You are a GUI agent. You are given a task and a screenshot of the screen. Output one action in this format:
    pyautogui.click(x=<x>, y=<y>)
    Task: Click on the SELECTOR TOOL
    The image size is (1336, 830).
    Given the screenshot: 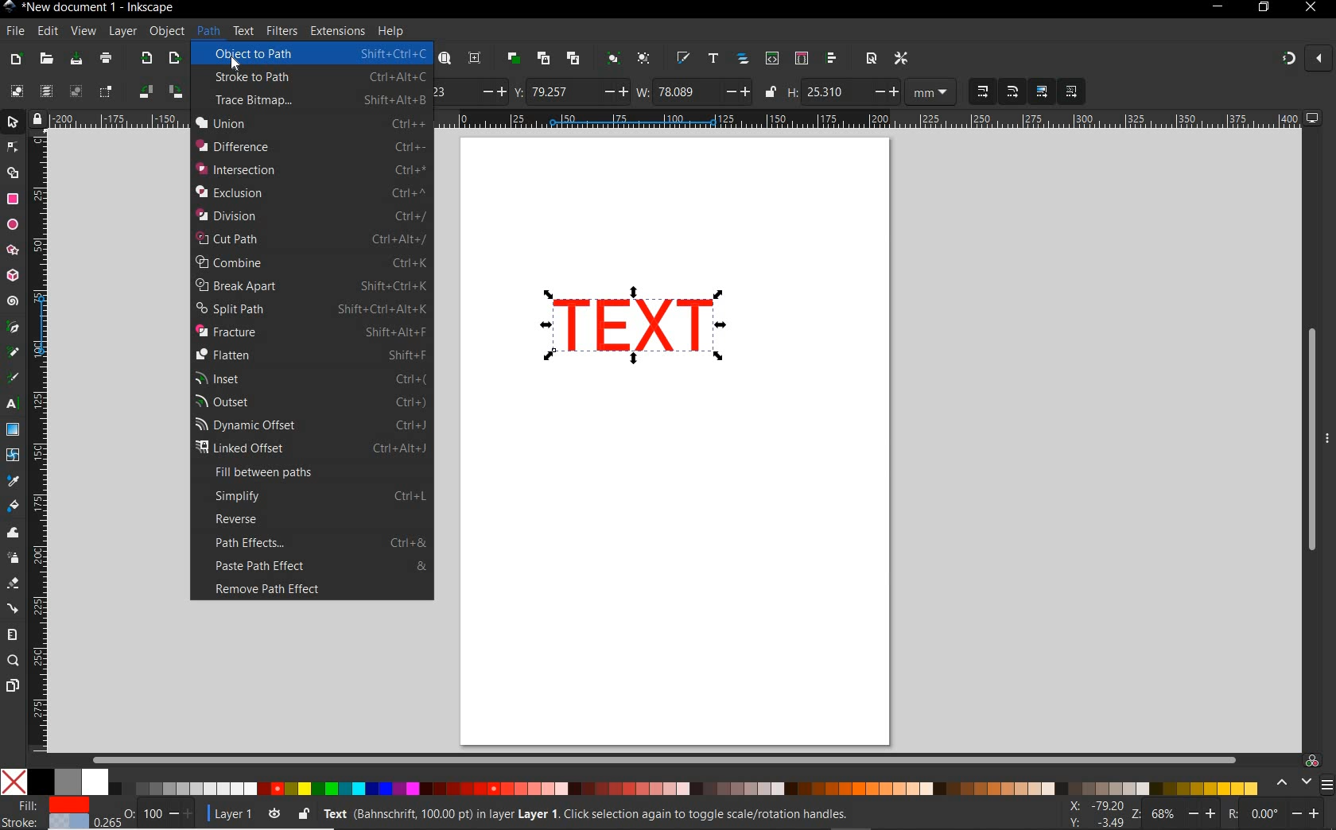 What is the action you would take?
    pyautogui.click(x=14, y=163)
    